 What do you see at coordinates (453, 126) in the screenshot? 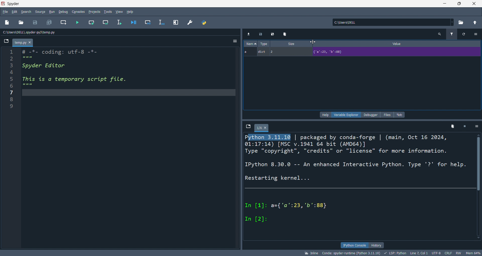
I see `delete` at bounding box center [453, 126].